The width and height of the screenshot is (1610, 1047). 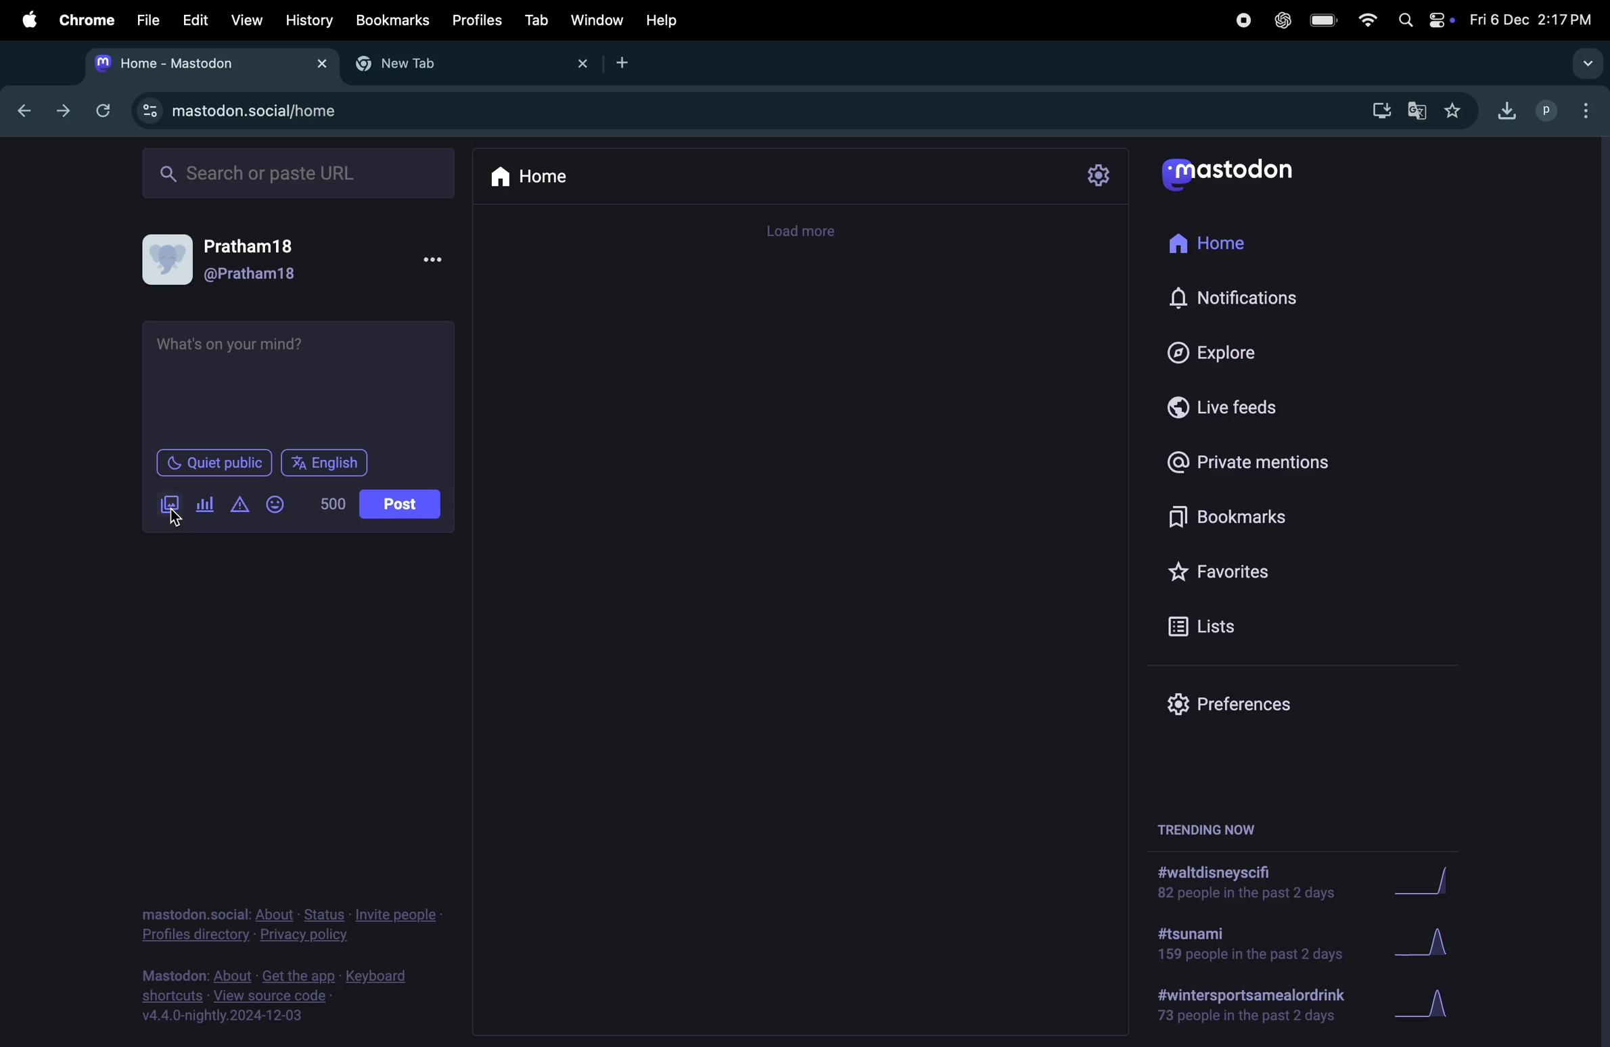 I want to click on text box, so click(x=301, y=381).